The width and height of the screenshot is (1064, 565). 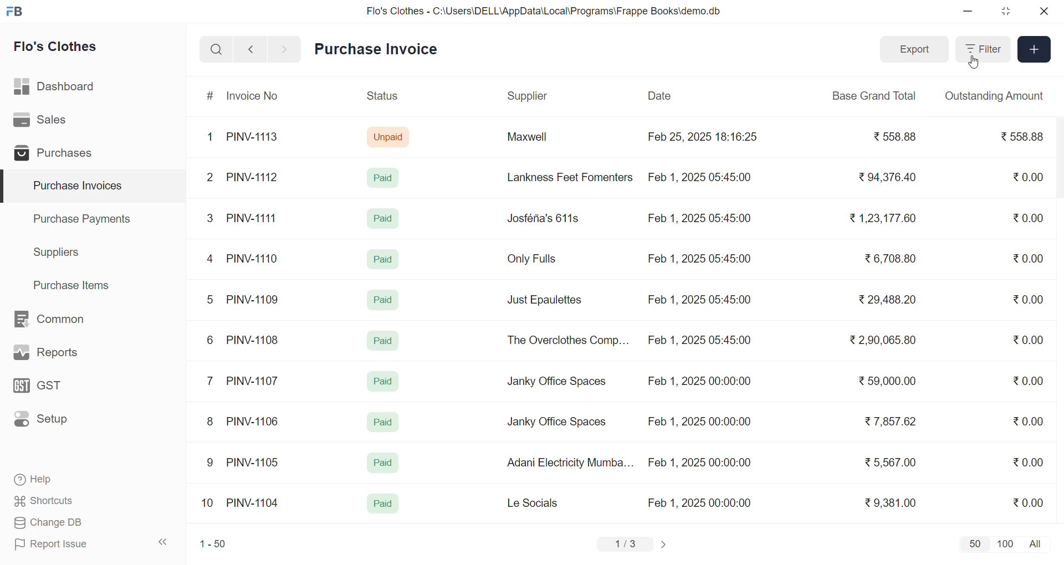 What do you see at coordinates (383, 381) in the screenshot?
I see `Paid` at bounding box center [383, 381].